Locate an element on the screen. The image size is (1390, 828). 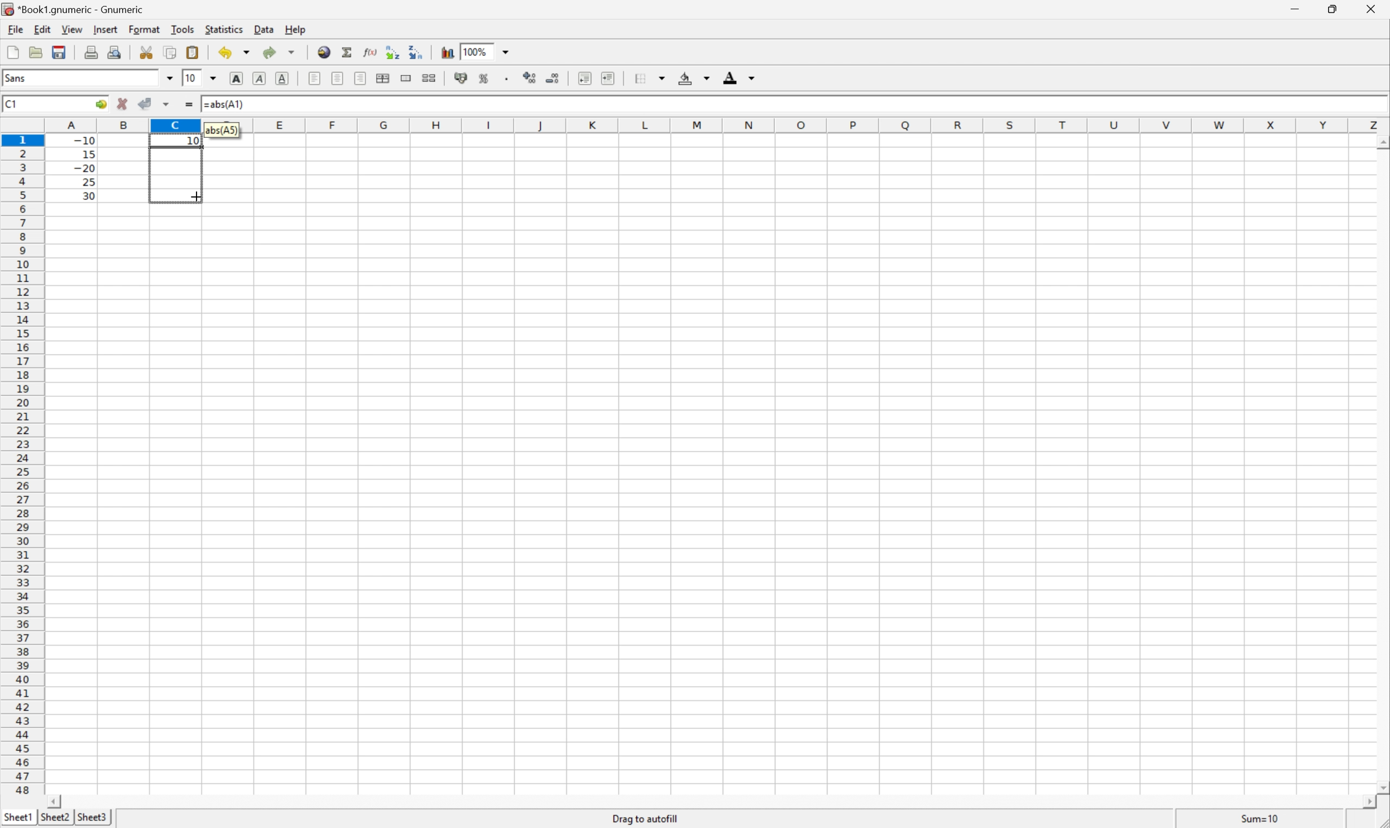
Copy the selection is located at coordinates (150, 49).